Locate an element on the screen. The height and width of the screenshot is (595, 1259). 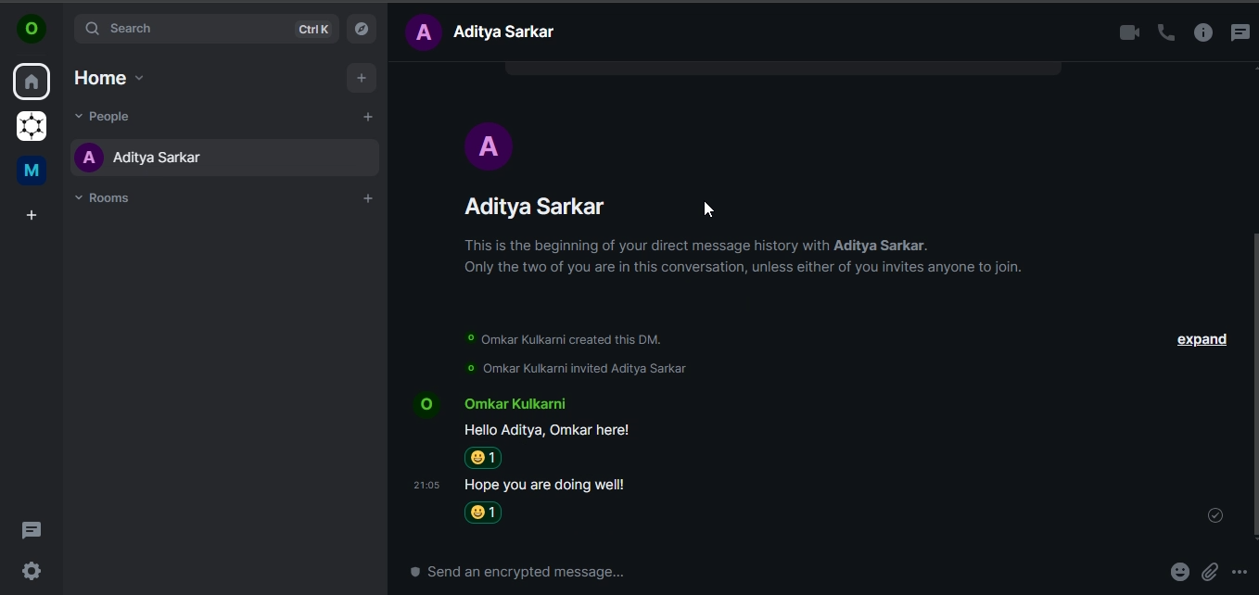
time is located at coordinates (427, 487).